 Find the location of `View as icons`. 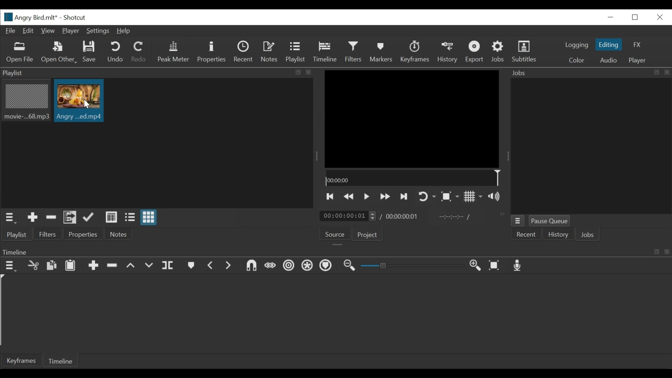

View as icons is located at coordinates (149, 217).